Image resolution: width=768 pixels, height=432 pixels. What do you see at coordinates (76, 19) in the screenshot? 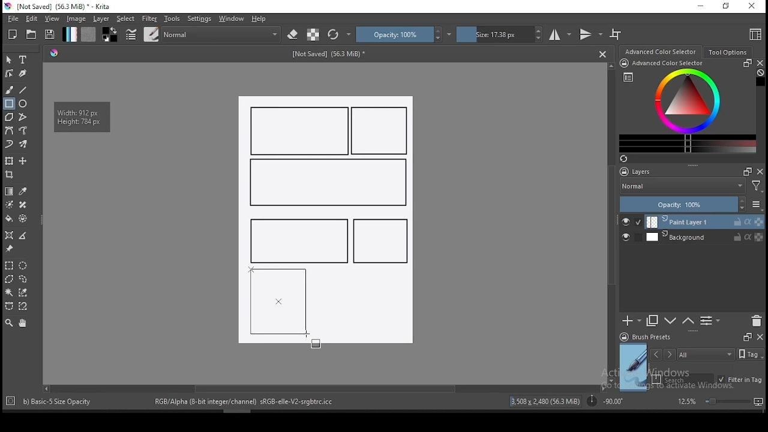
I see `image` at bounding box center [76, 19].